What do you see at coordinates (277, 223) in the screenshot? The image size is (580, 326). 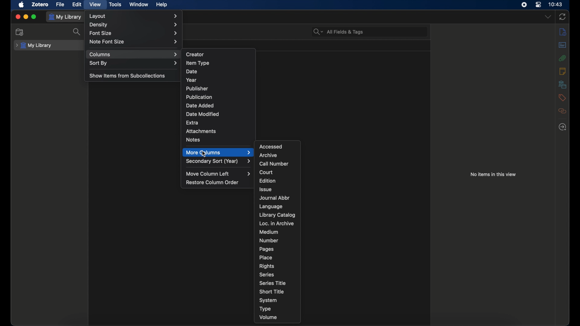 I see `loc. in archive` at bounding box center [277, 223].